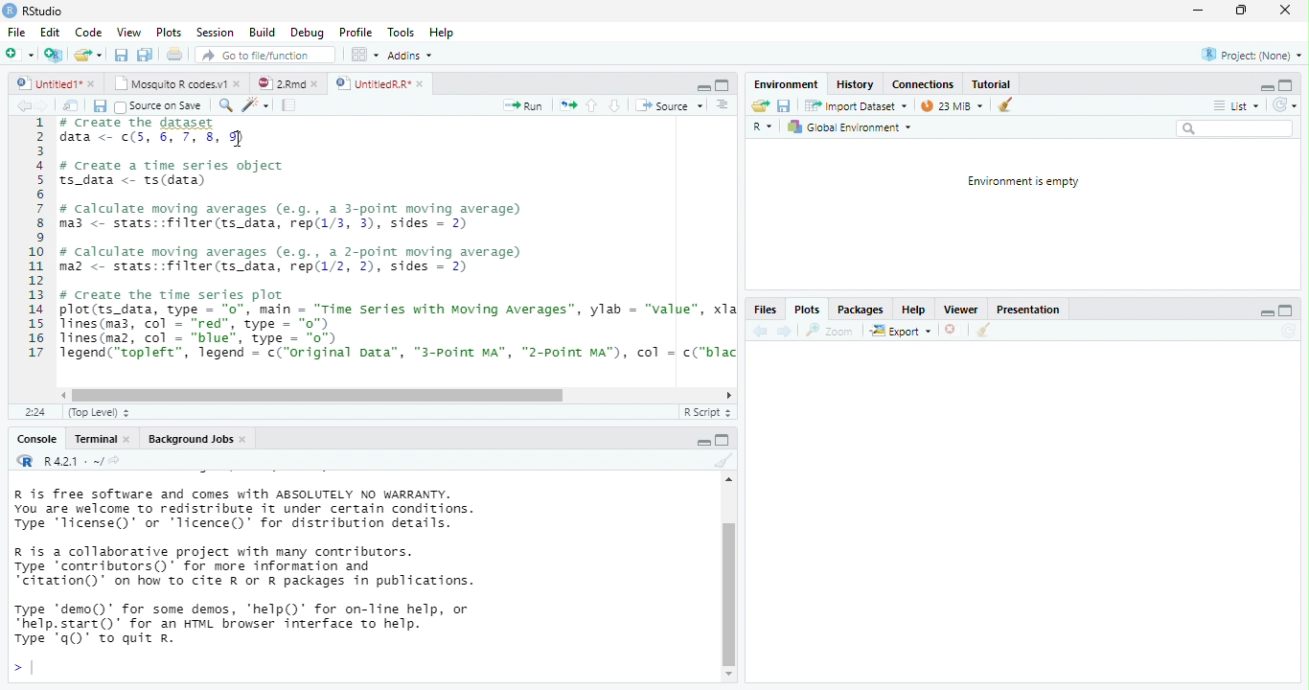 This screenshot has width=1309, height=690. I want to click on save, so click(99, 106).